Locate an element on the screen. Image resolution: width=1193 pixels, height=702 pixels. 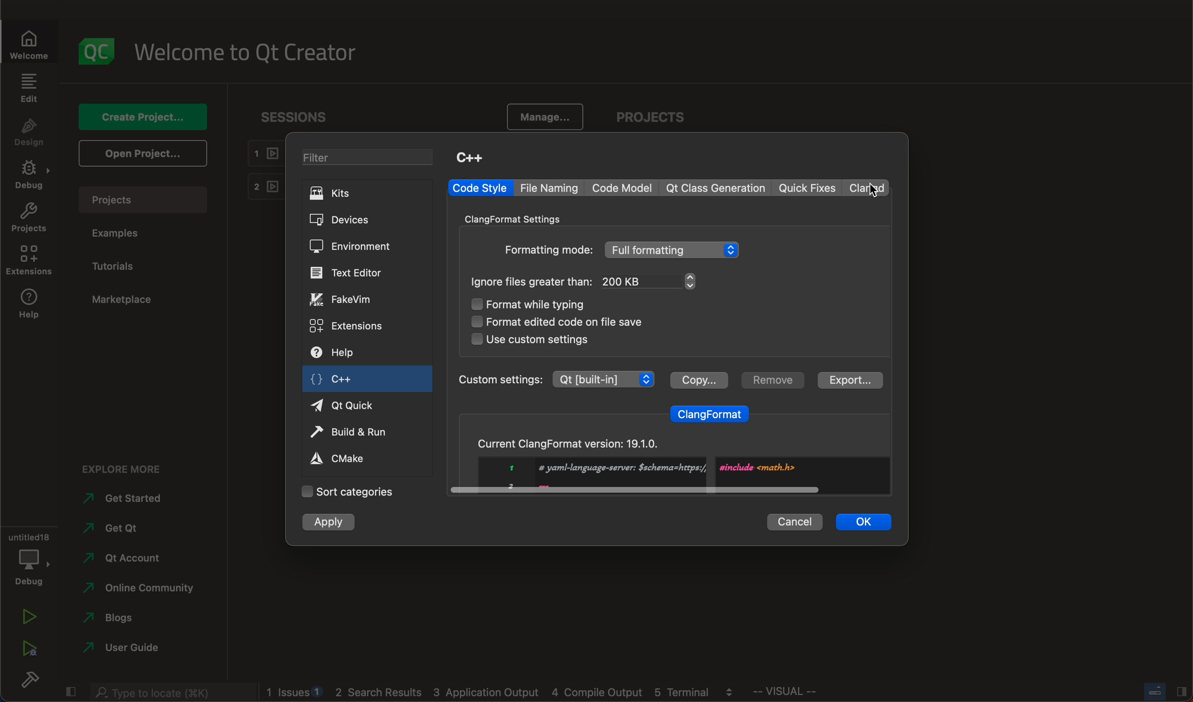
tutorials is located at coordinates (121, 263).